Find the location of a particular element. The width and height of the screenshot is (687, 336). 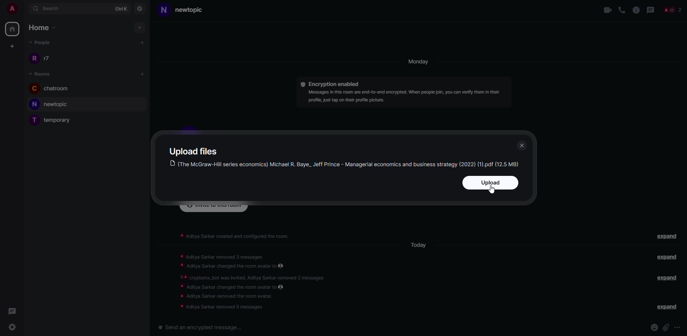

room is located at coordinates (42, 74).